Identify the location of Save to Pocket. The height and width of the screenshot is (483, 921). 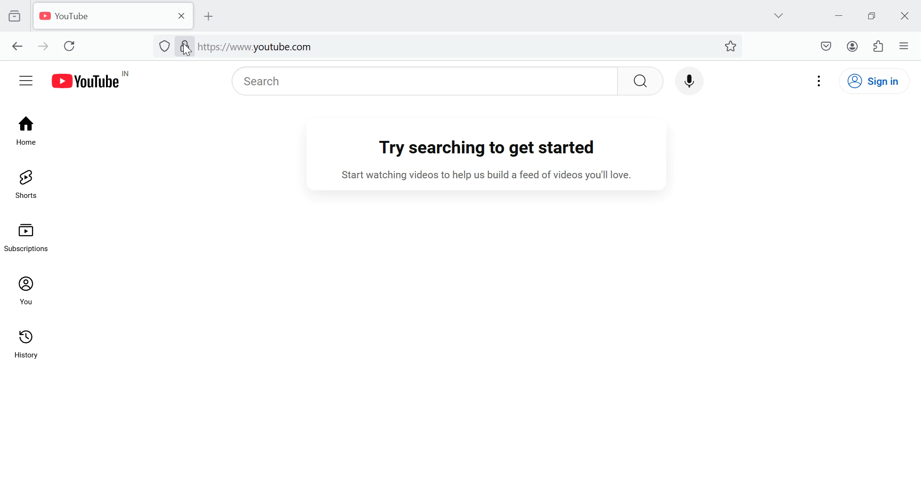
(826, 46).